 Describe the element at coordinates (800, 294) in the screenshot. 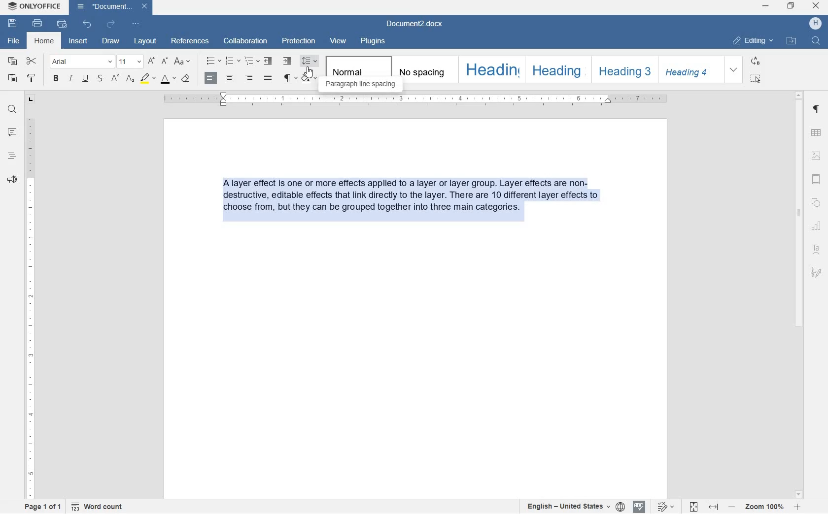

I see `scrollbar` at that location.